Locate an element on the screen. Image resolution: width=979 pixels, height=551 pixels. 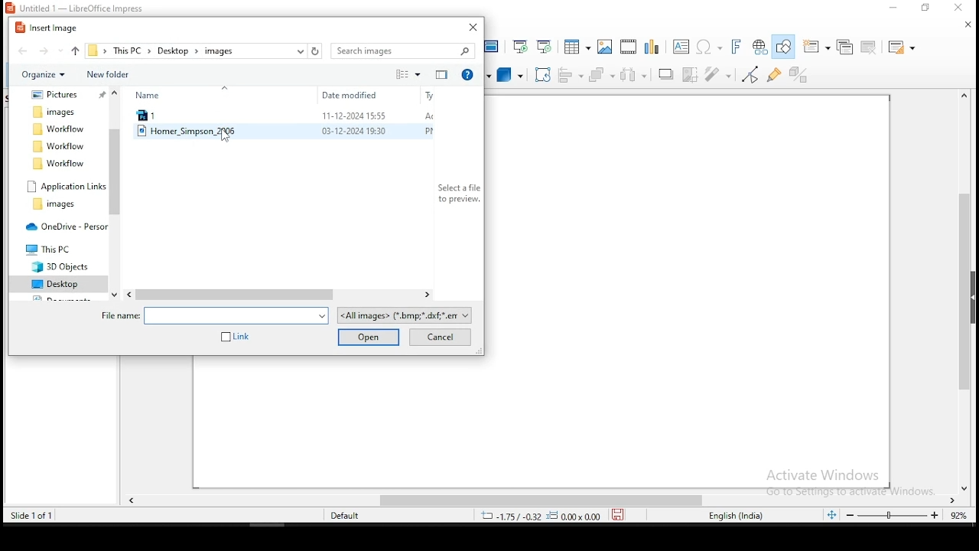
images is located at coordinates (219, 52).